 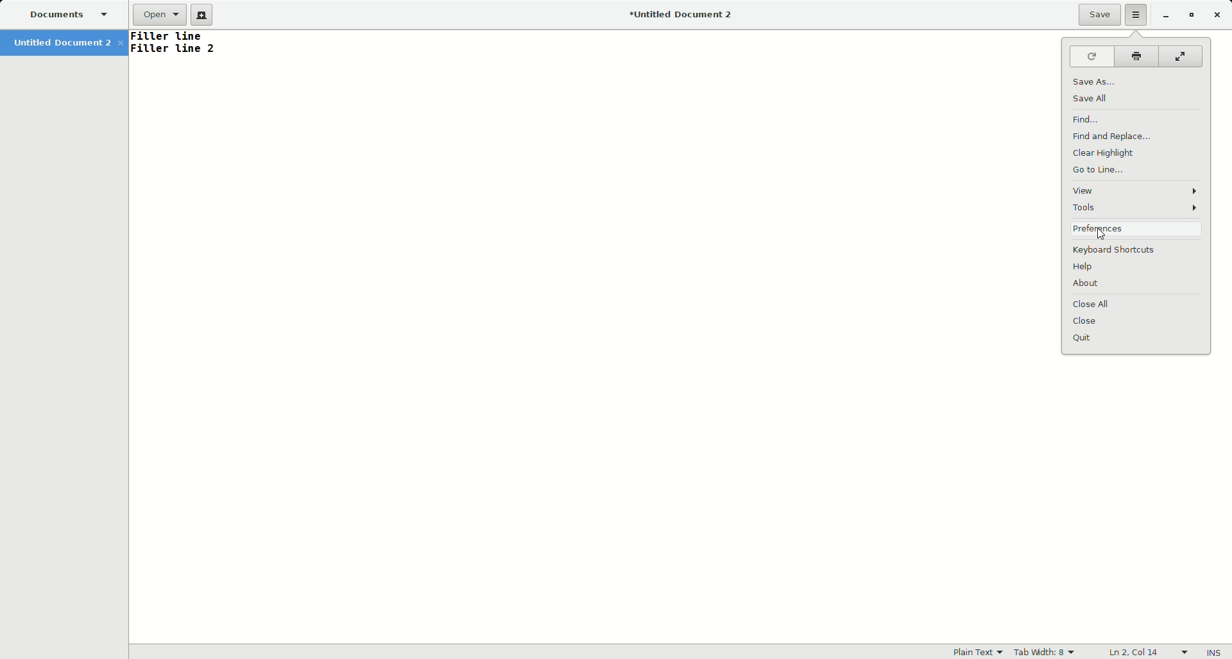 I want to click on Help, so click(x=1140, y=268).